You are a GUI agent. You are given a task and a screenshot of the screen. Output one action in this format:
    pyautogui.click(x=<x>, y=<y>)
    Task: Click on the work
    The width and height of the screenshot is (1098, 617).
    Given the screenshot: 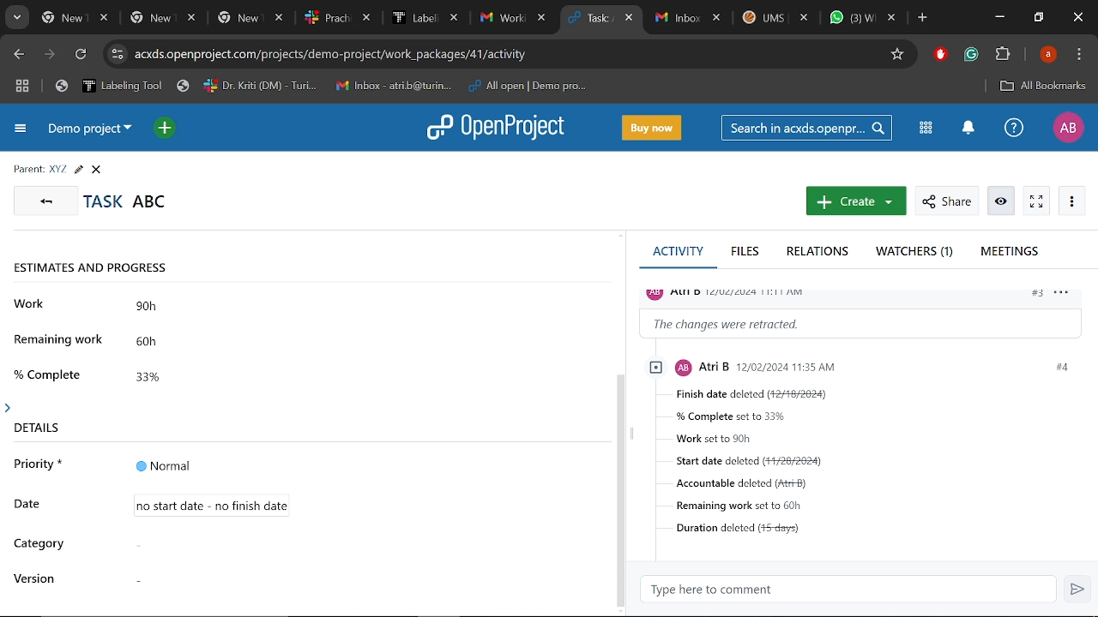 What is the action you would take?
    pyautogui.click(x=32, y=303)
    